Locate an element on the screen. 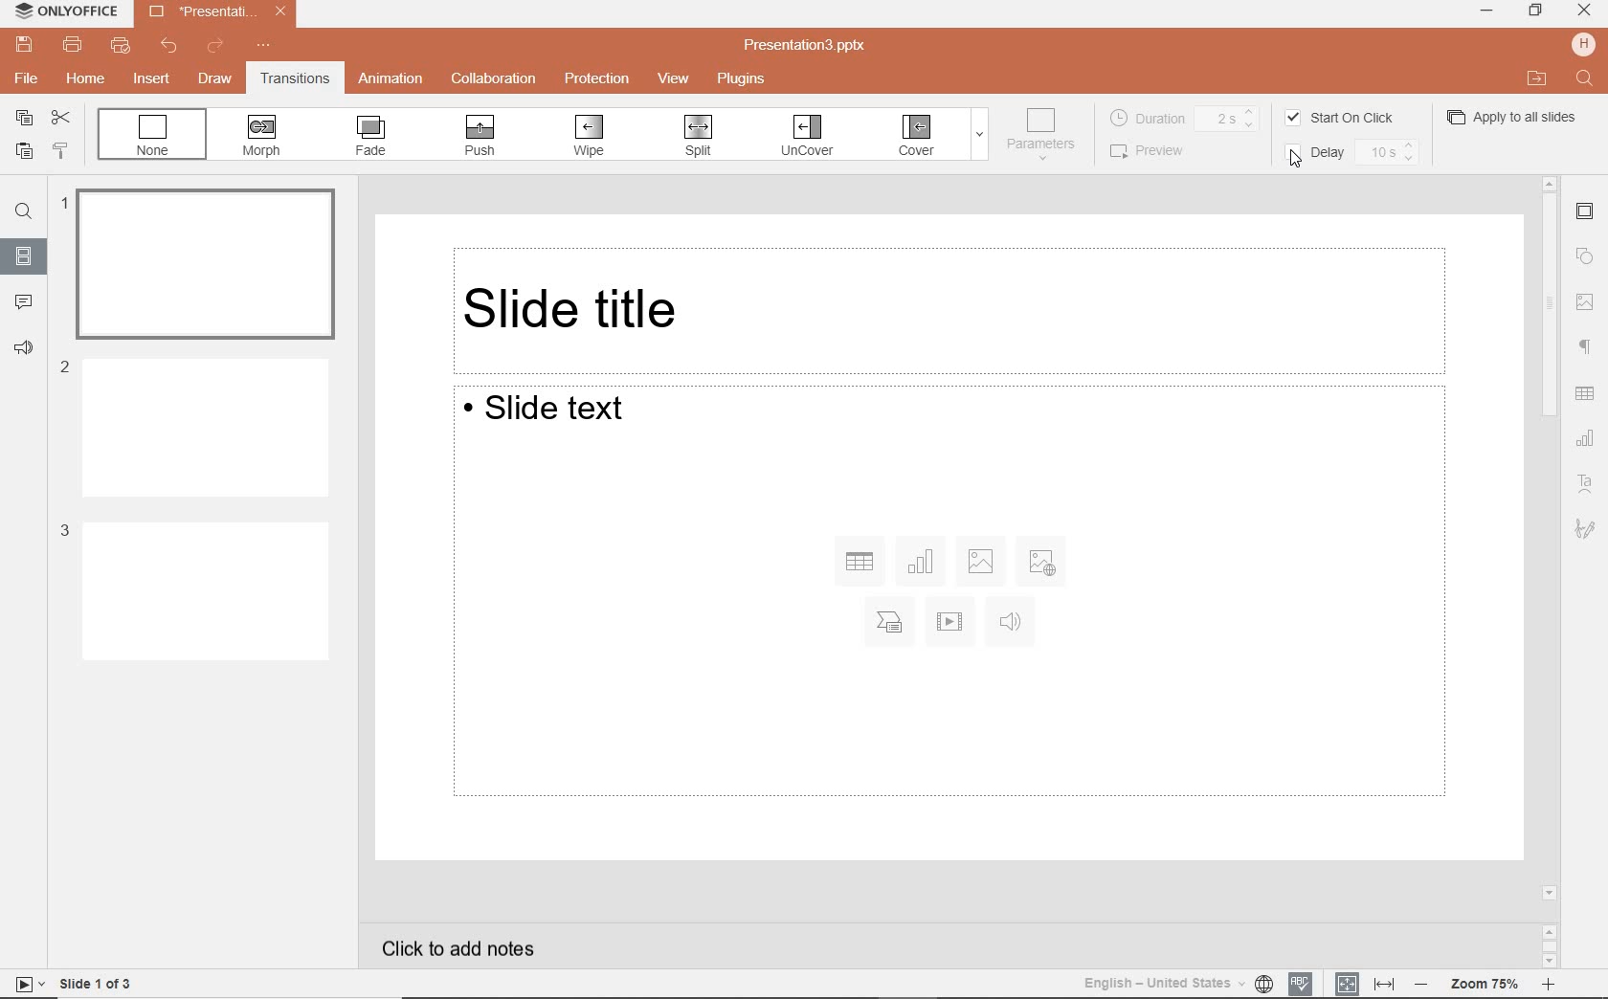 This screenshot has height=999, width=1608. EXPAND is located at coordinates (979, 138).